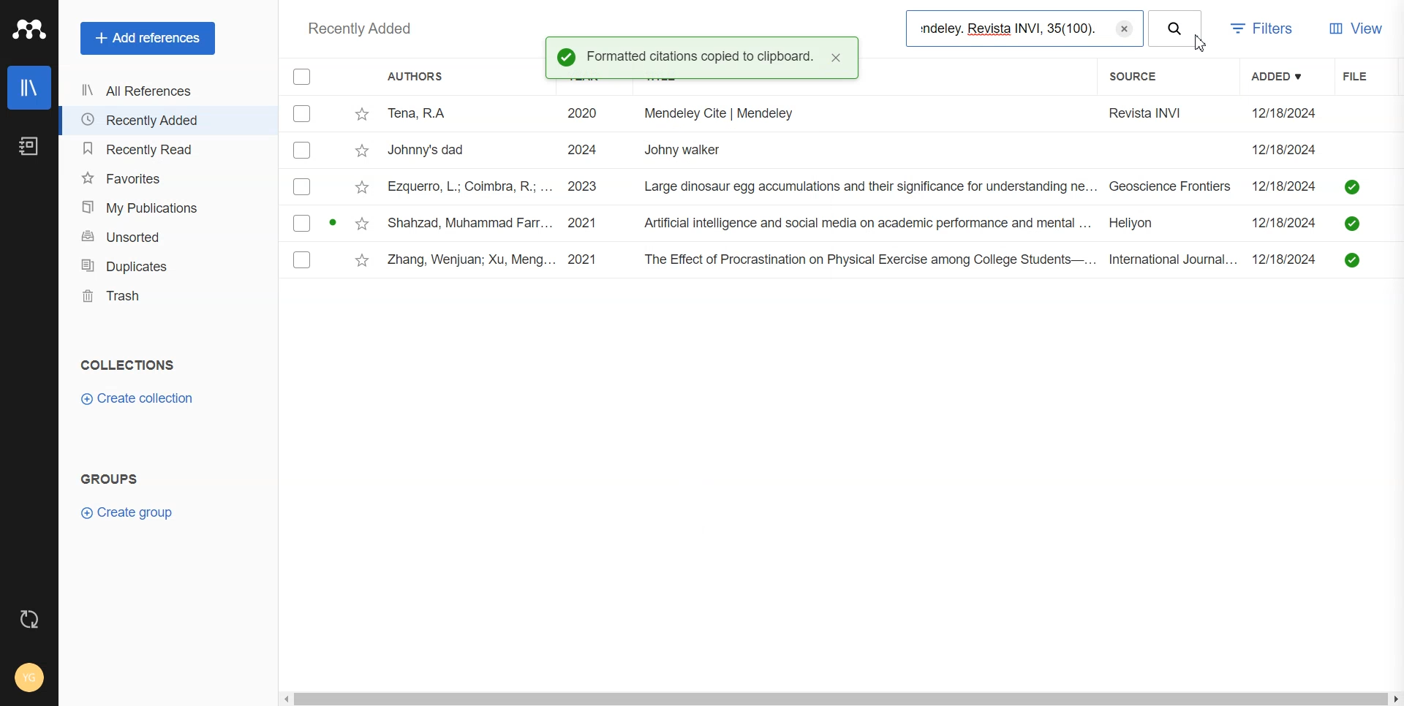 This screenshot has width=1404, height=706. Describe the element at coordinates (110, 478) in the screenshot. I see `GROUPS` at that location.